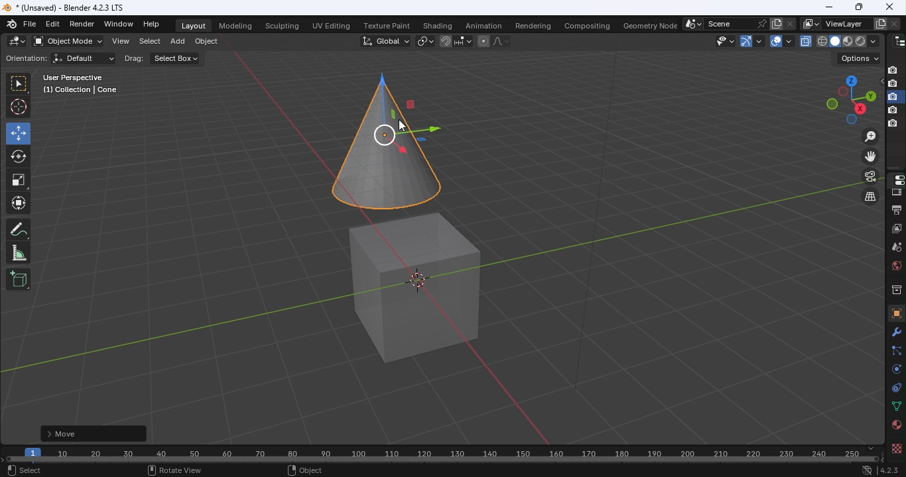  I want to click on Cursor, so click(19, 107).